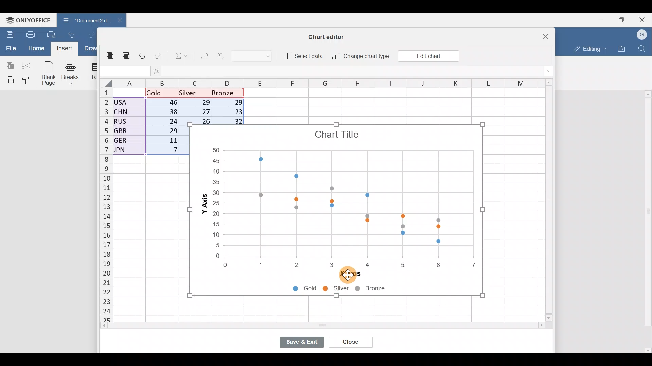  Describe the element at coordinates (304, 56) in the screenshot. I see `Select data` at that location.